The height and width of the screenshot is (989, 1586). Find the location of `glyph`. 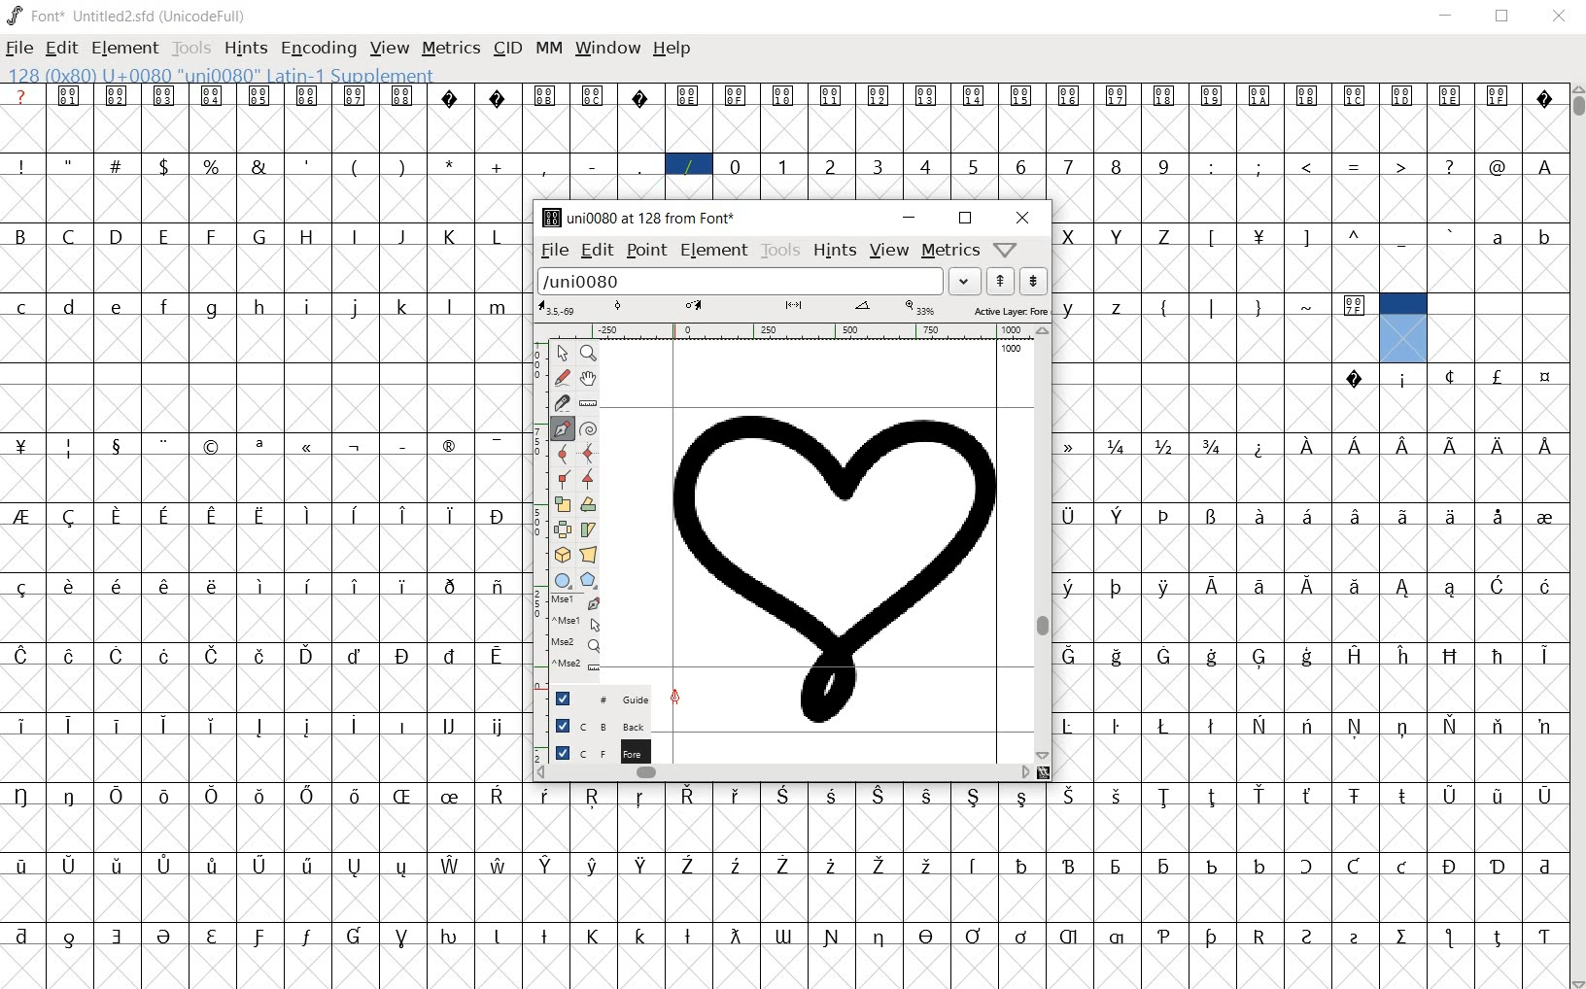

glyph is located at coordinates (1117, 657).